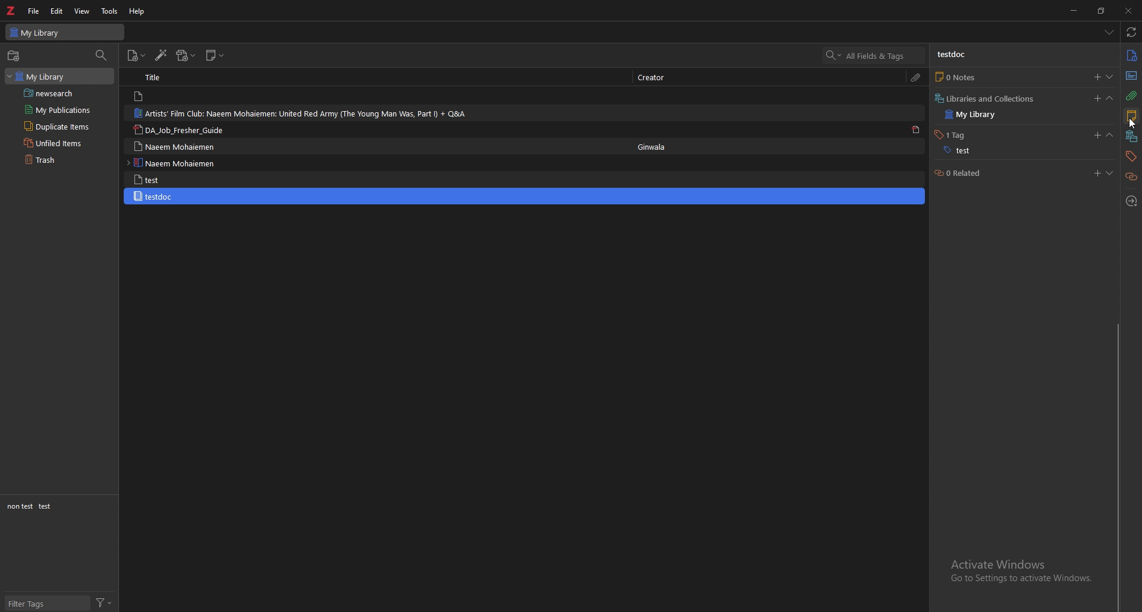 The height and width of the screenshot is (612, 1142). Describe the element at coordinates (1131, 124) in the screenshot. I see `cursor` at that location.